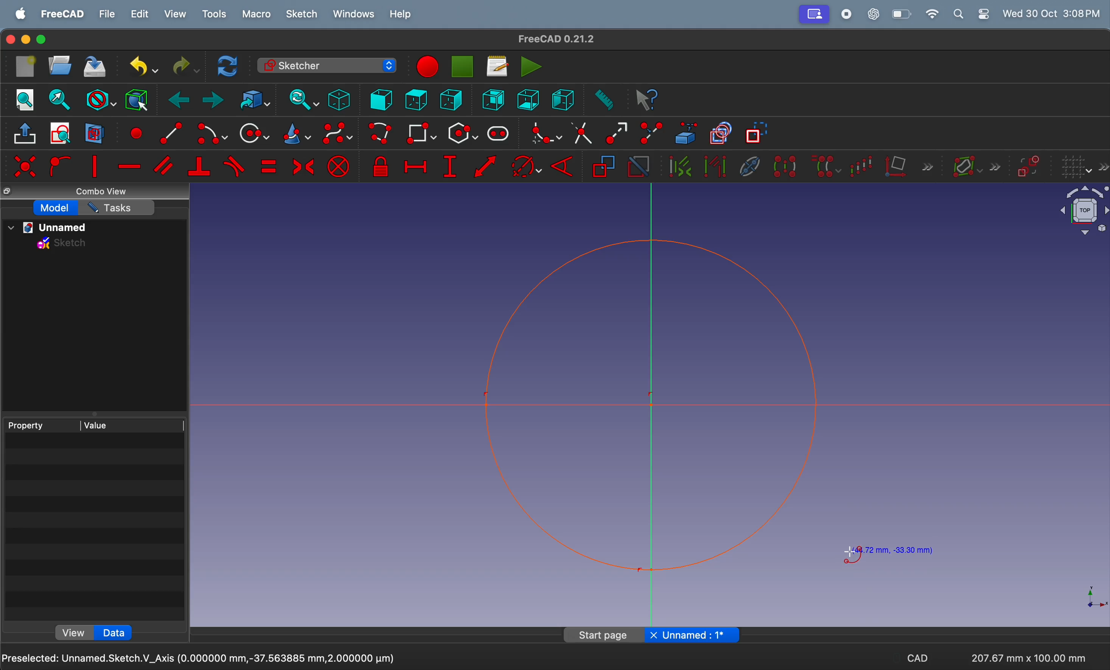 The image size is (1110, 670). I want to click on reference constarint, so click(604, 167).